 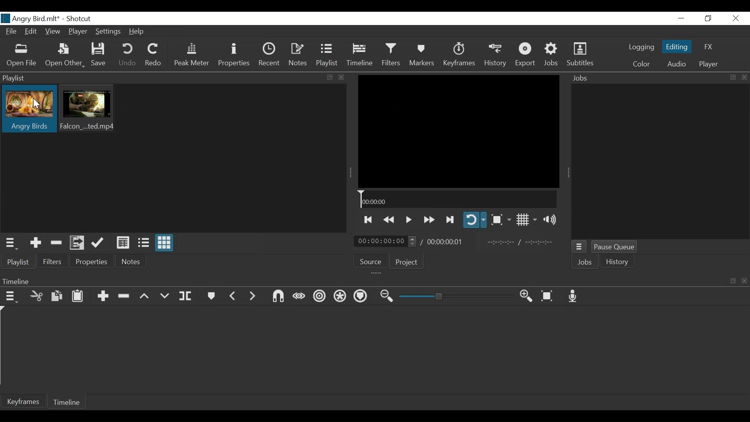 What do you see at coordinates (681, 18) in the screenshot?
I see `Minimize` at bounding box center [681, 18].